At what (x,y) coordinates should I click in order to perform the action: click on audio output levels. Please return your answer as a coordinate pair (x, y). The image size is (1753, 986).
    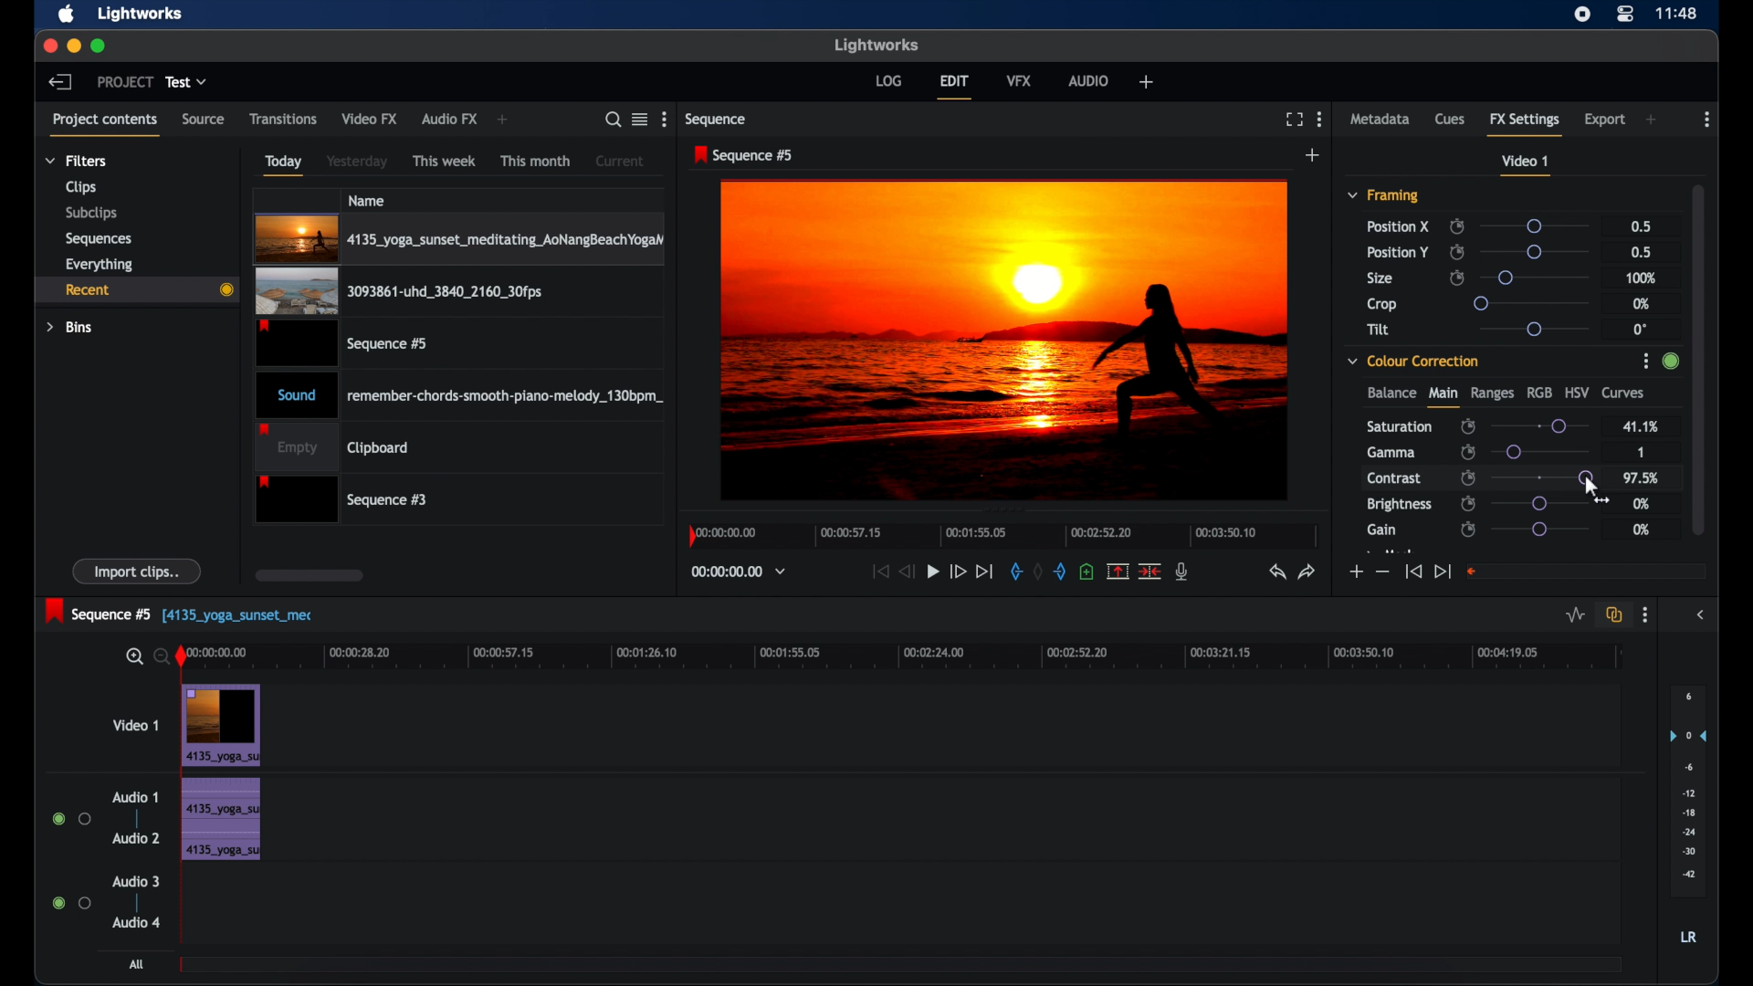
    Looking at the image, I should click on (1687, 792).